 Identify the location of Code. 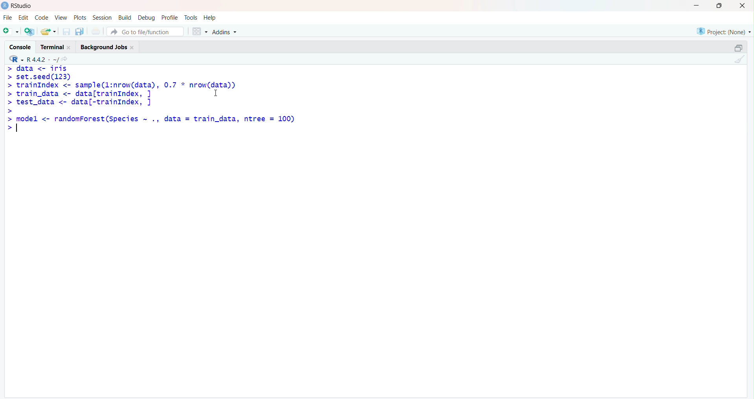
(41, 18).